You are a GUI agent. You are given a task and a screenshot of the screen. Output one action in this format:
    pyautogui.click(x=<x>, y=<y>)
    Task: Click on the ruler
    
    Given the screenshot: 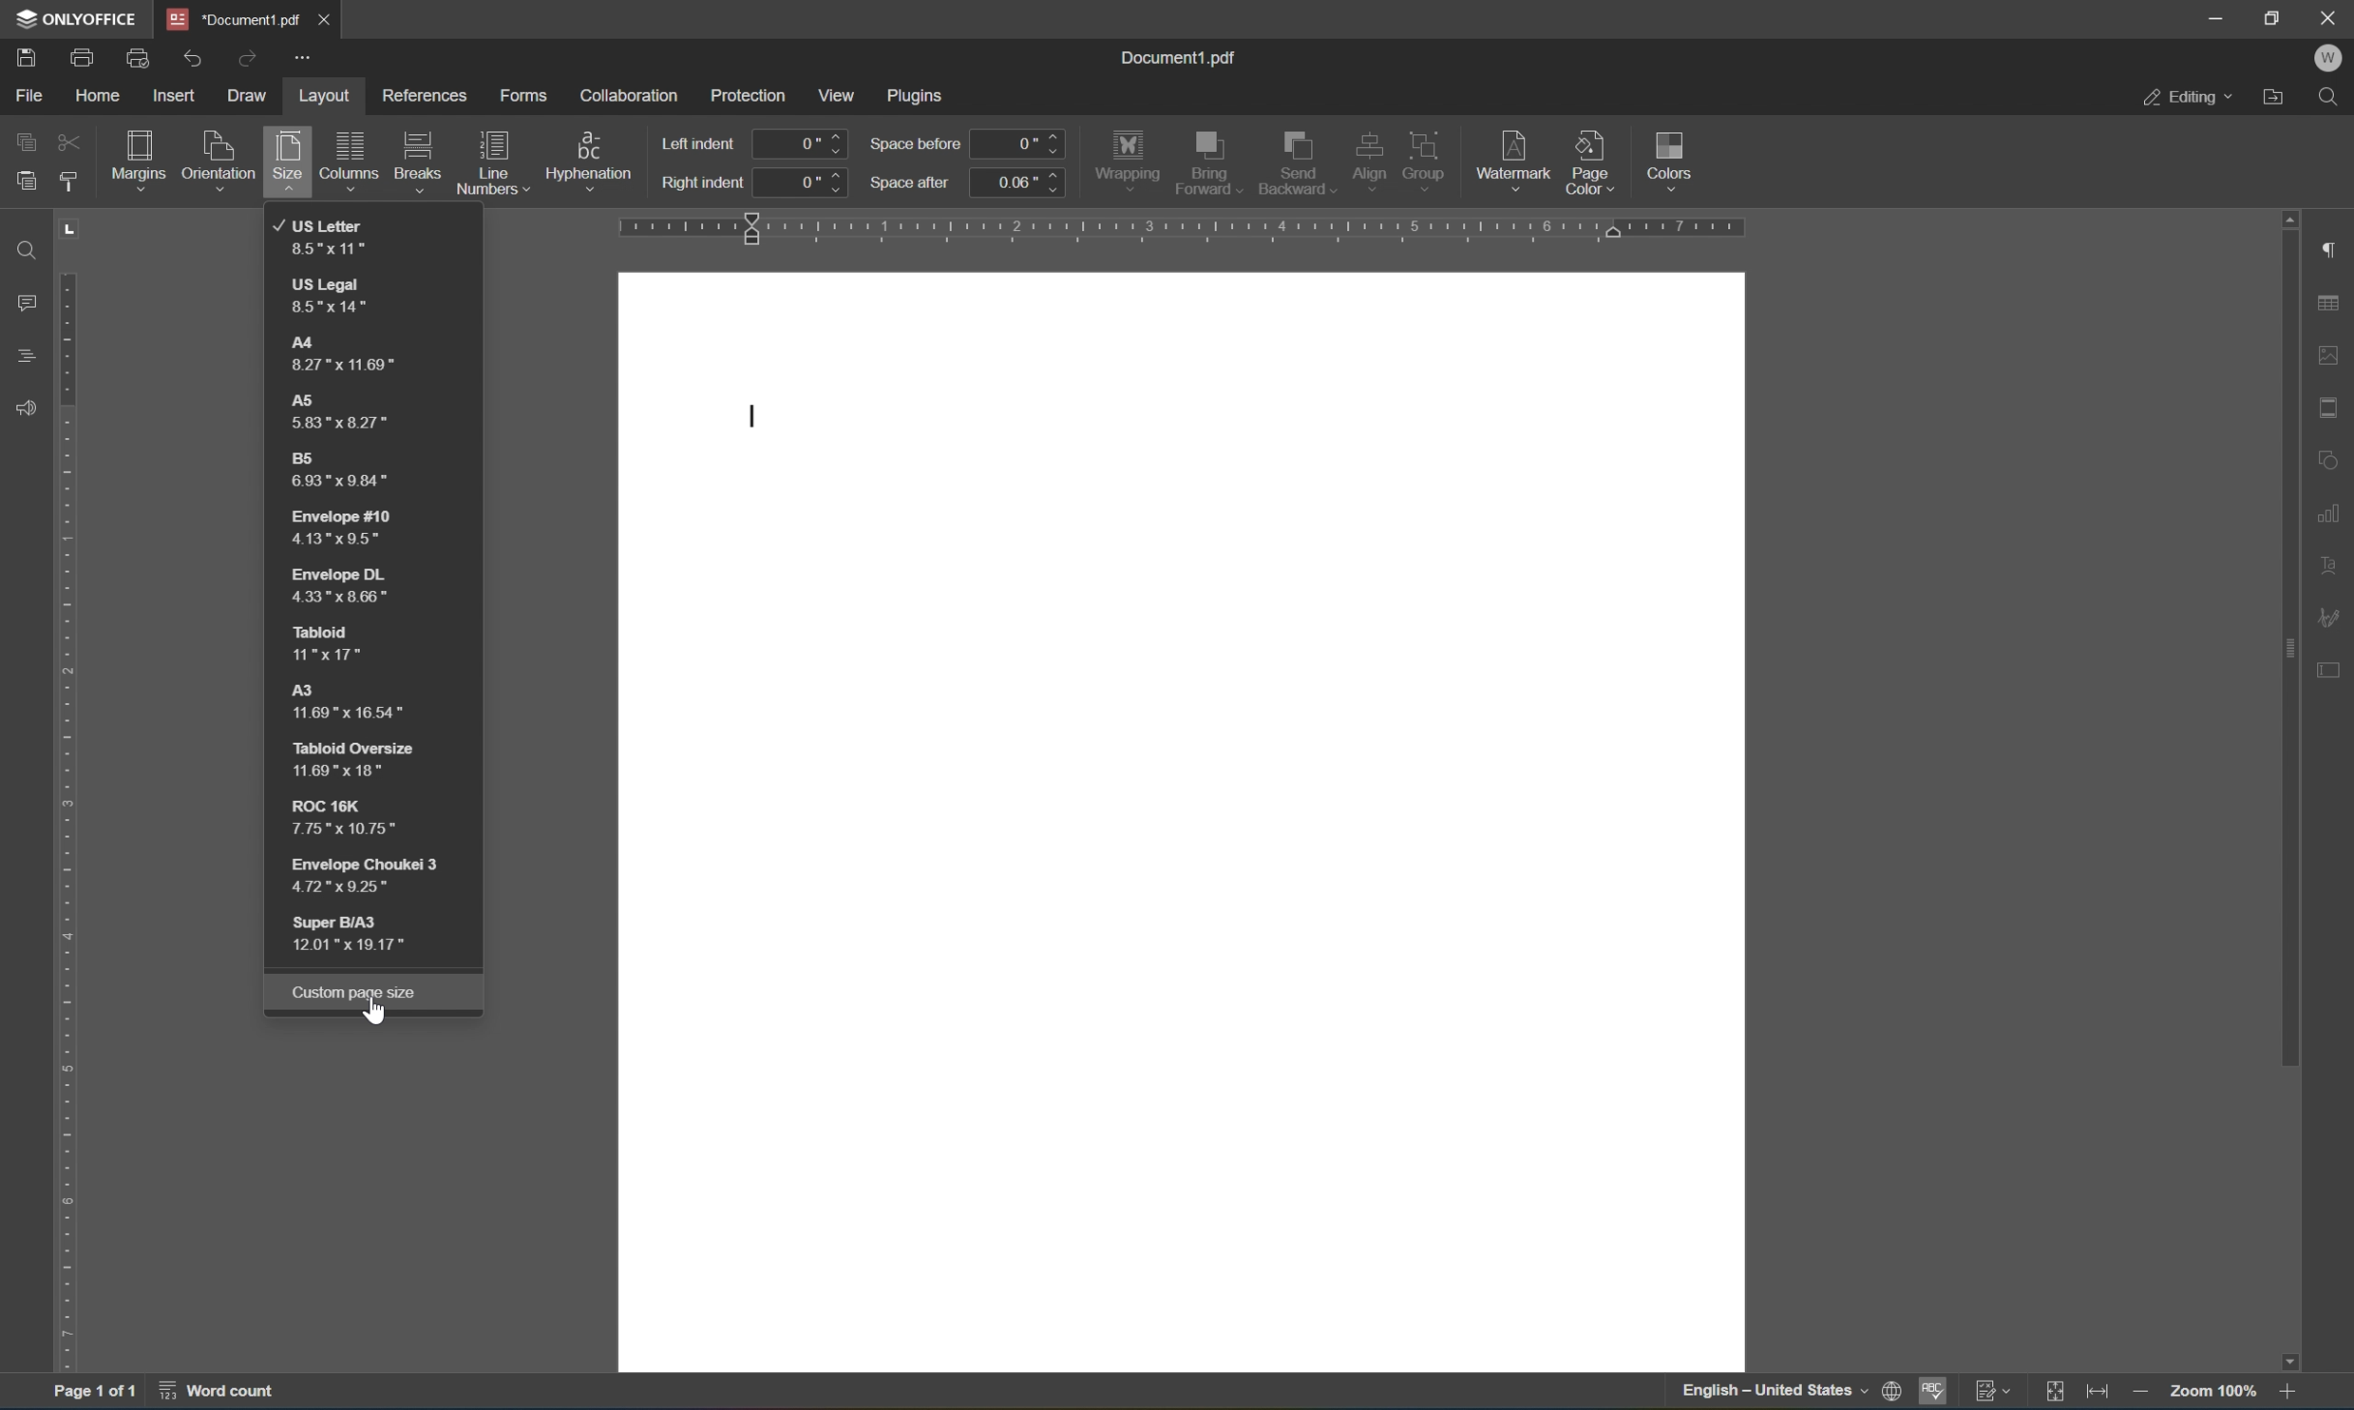 What is the action you would take?
    pyautogui.click(x=1186, y=229)
    